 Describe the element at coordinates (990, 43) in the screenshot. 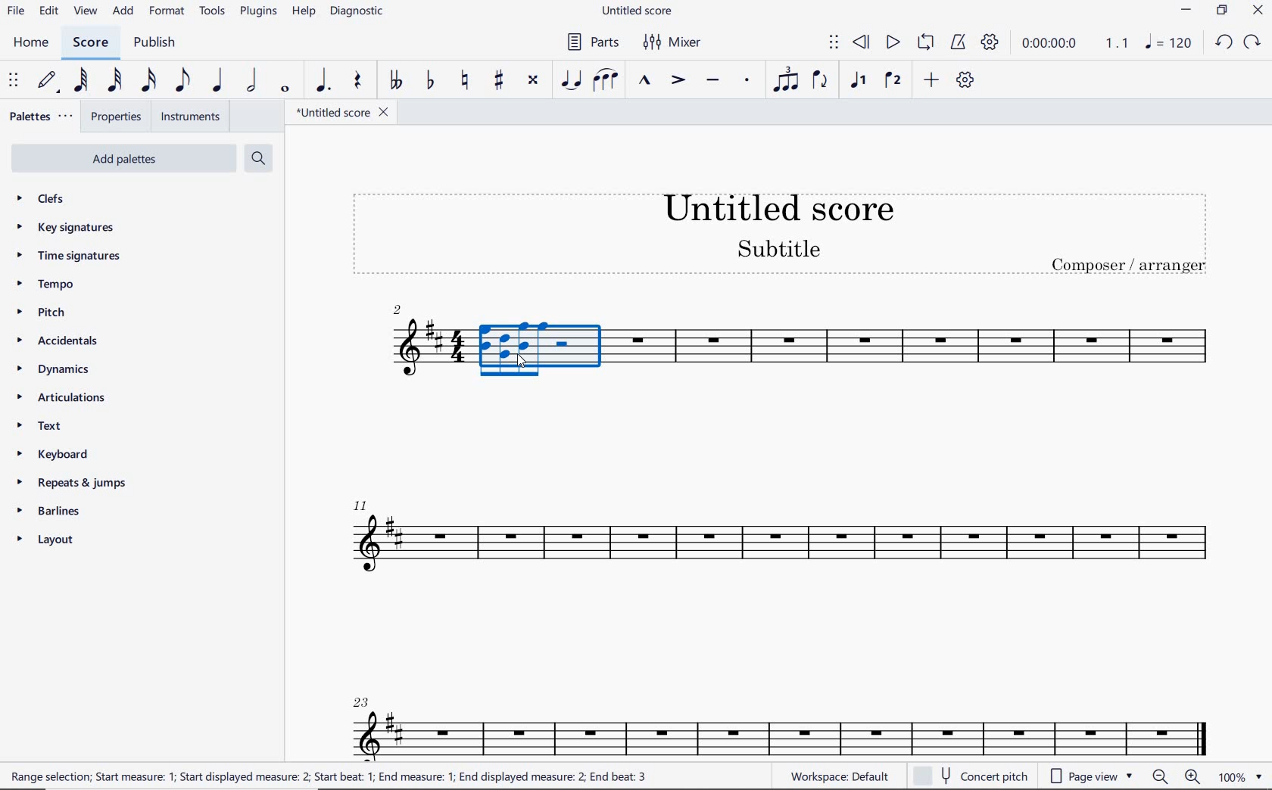

I see `PLAYBACK SETTINGS` at that location.